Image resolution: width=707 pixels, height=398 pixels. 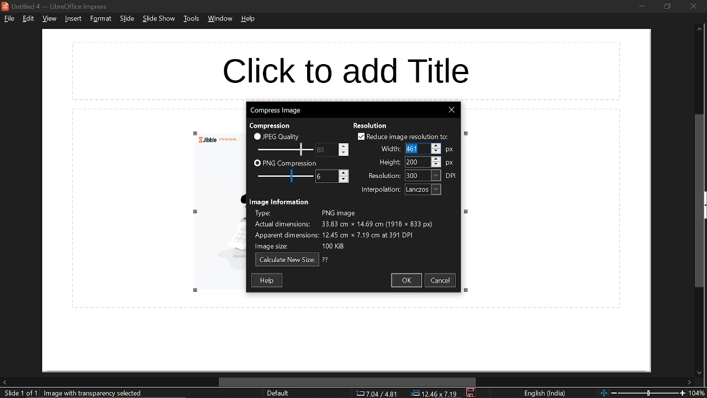 What do you see at coordinates (321, 150) in the screenshot?
I see `change JPEG quality` at bounding box center [321, 150].